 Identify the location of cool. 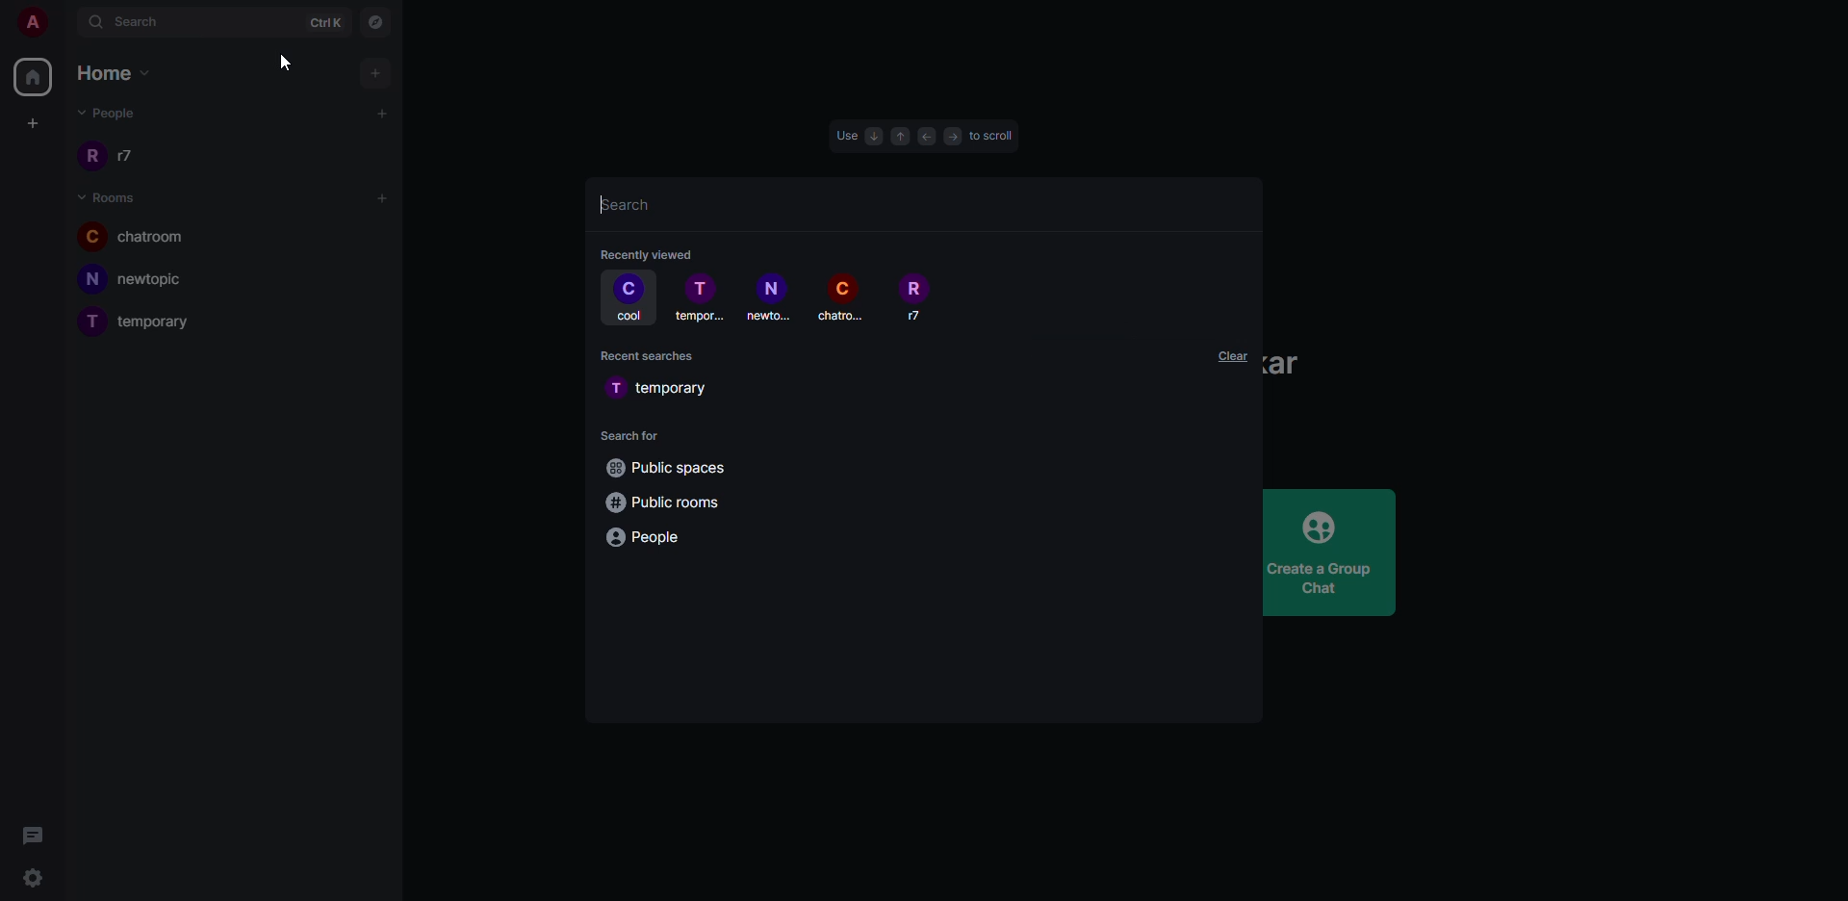
(628, 298).